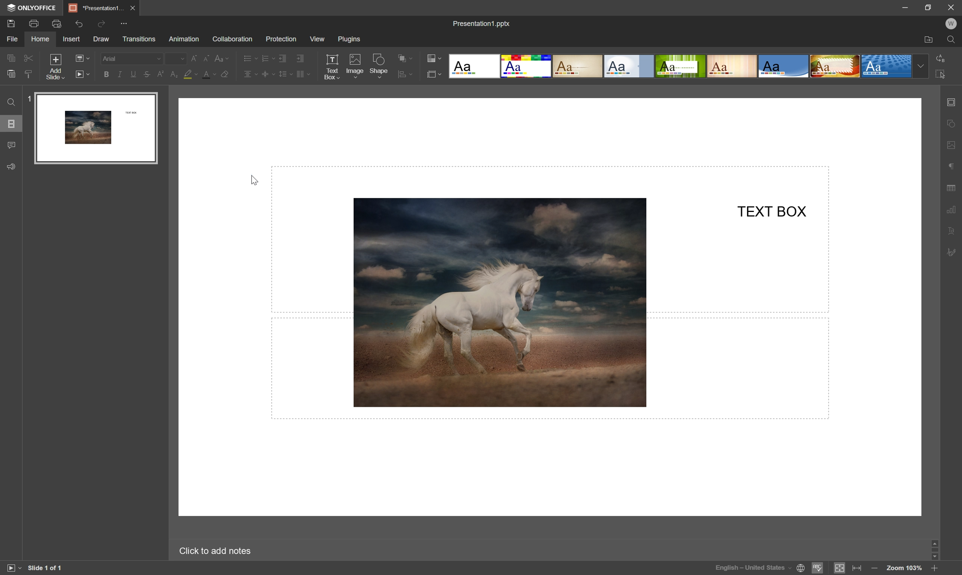 The width and height of the screenshot is (962, 575). Describe the element at coordinates (234, 40) in the screenshot. I see `collaboration` at that location.